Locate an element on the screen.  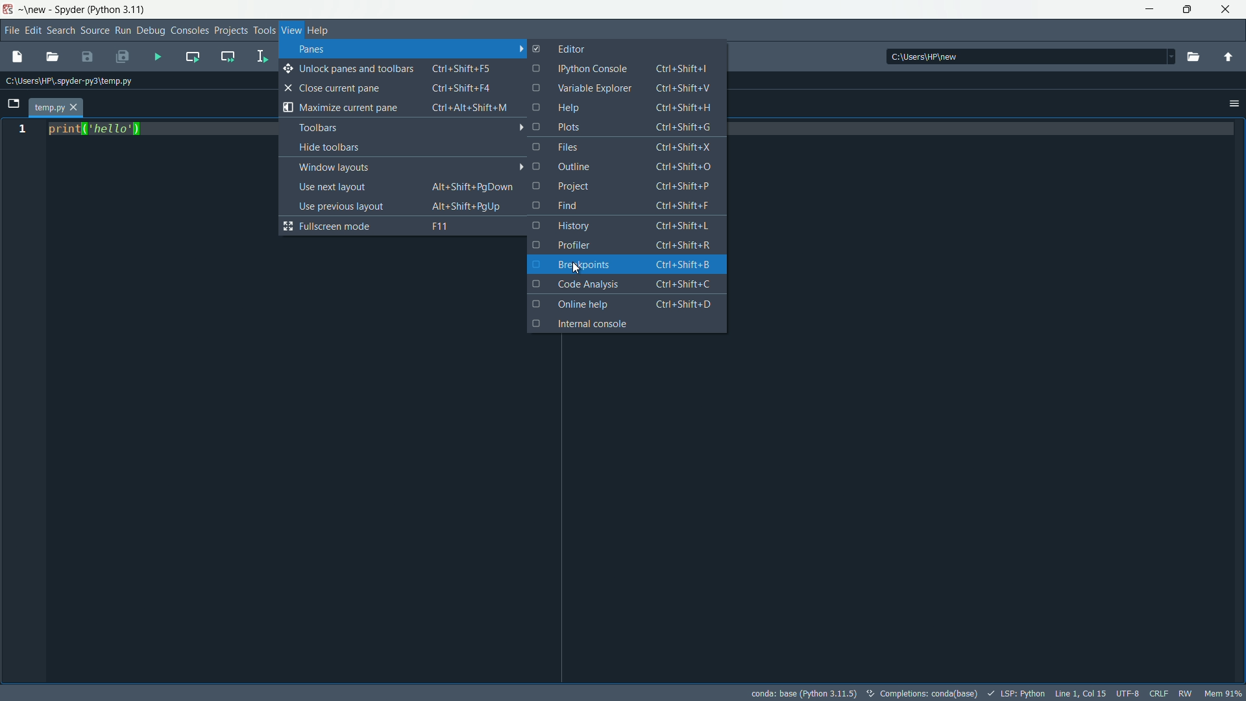
run file is located at coordinates (158, 56).